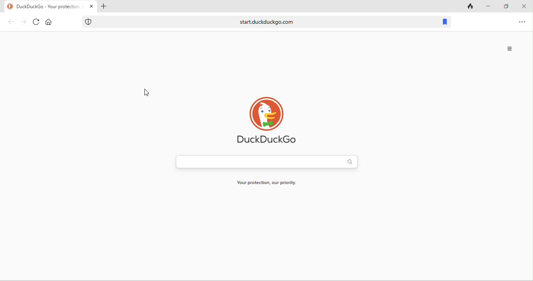 The width and height of the screenshot is (533, 281). What do you see at coordinates (51, 7) in the screenshot?
I see `title` at bounding box center [51, 7].